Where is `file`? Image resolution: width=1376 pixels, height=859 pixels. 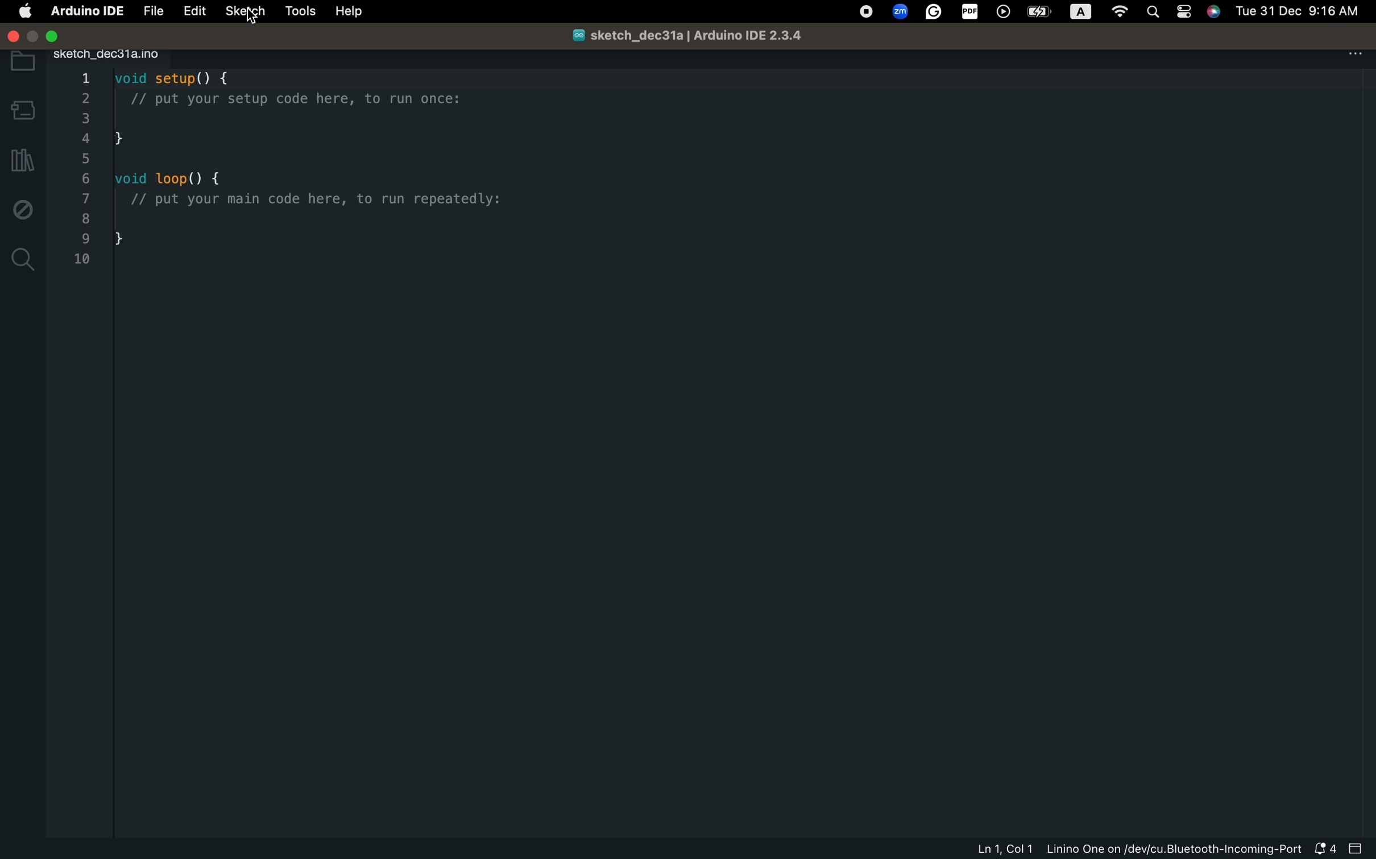 file is located at coordinates (154, 12).